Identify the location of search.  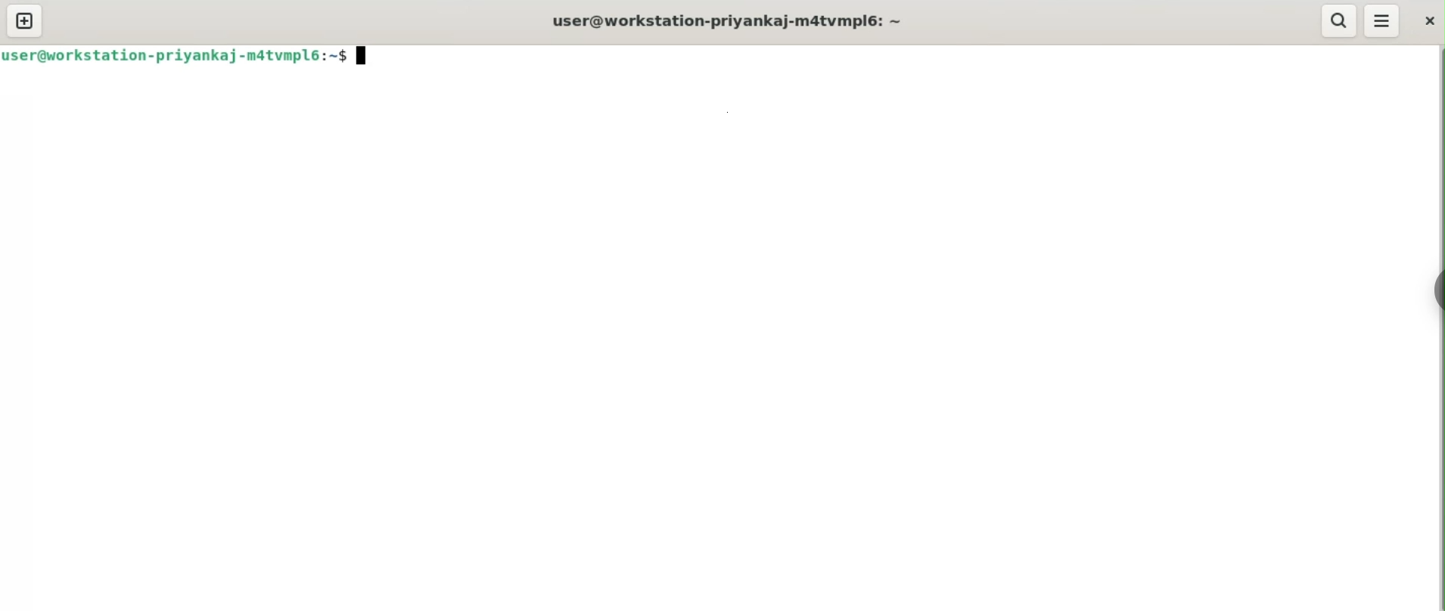
(1339, 20).